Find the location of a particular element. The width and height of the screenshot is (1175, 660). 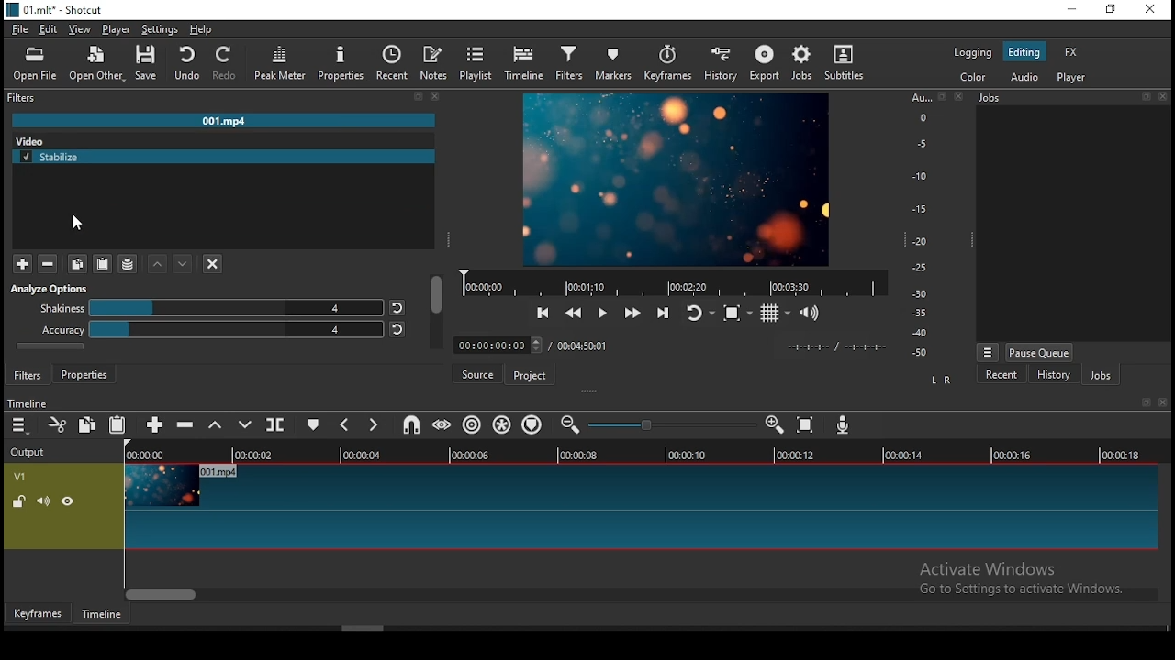

ripple is located at coordinates (476, 423).